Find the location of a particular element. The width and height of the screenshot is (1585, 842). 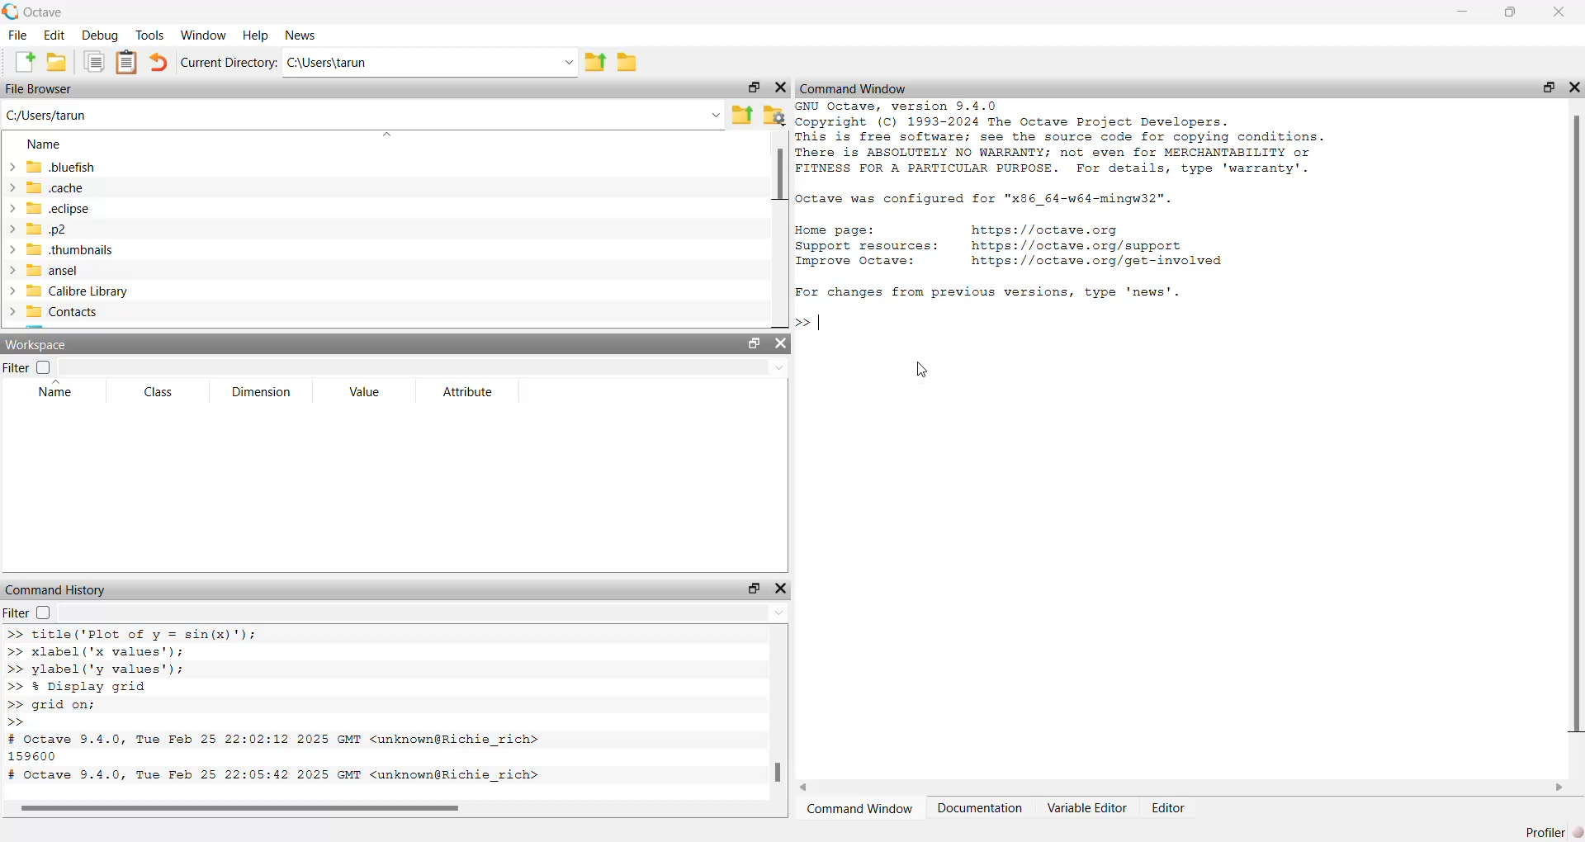

Workspace is located at coordinates (43, 344).